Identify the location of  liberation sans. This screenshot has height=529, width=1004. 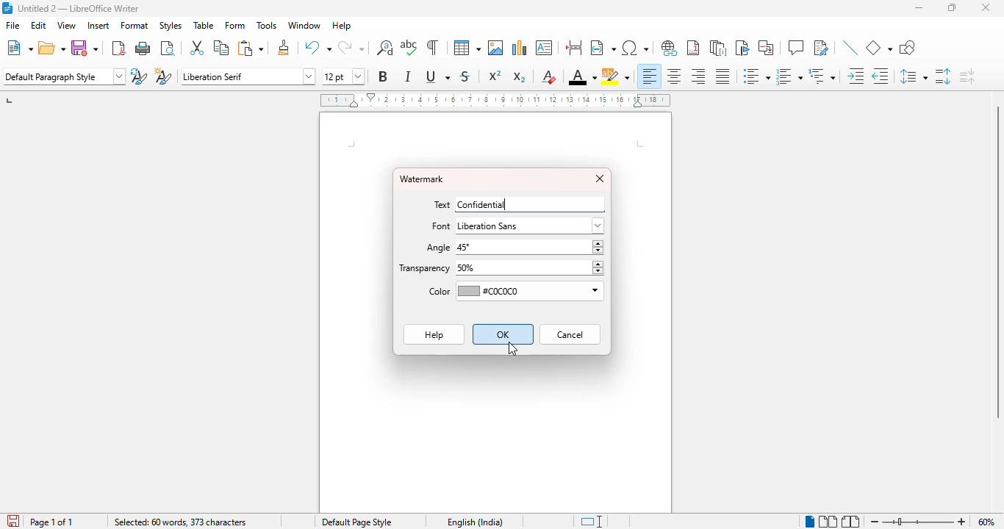
(530, 226).